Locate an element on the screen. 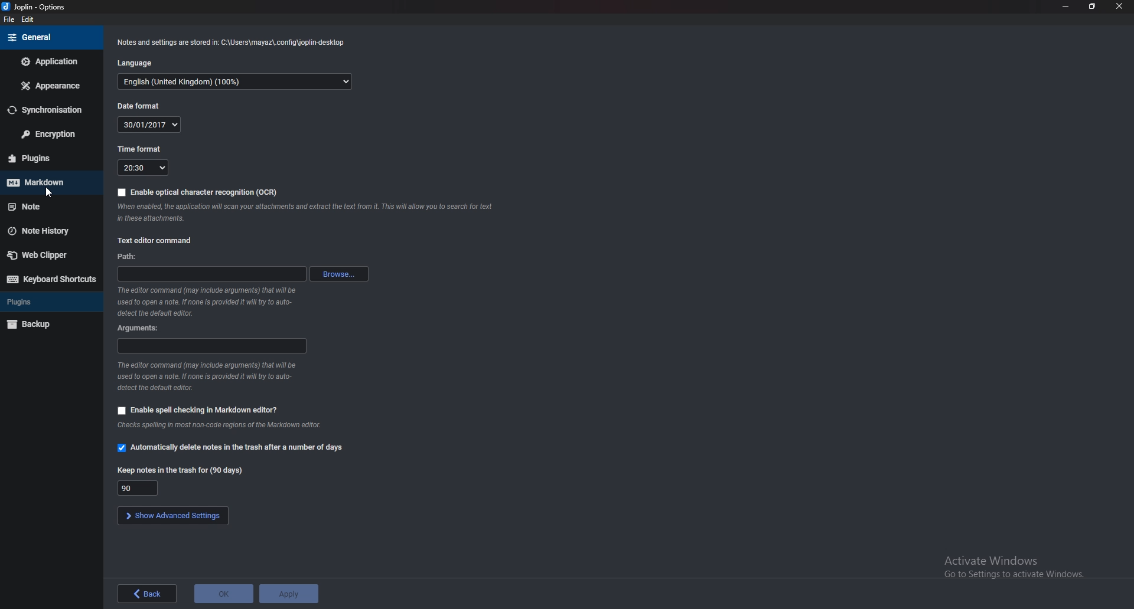 This screenshot has height=609, width=1134. Date format is located at coordinates (147, 125).